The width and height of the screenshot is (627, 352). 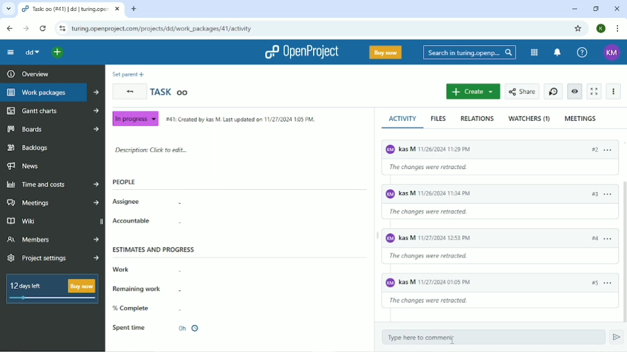 I want to click on KM Kas M 11/26/2024 01:05PM, so click(x=462, y=282).